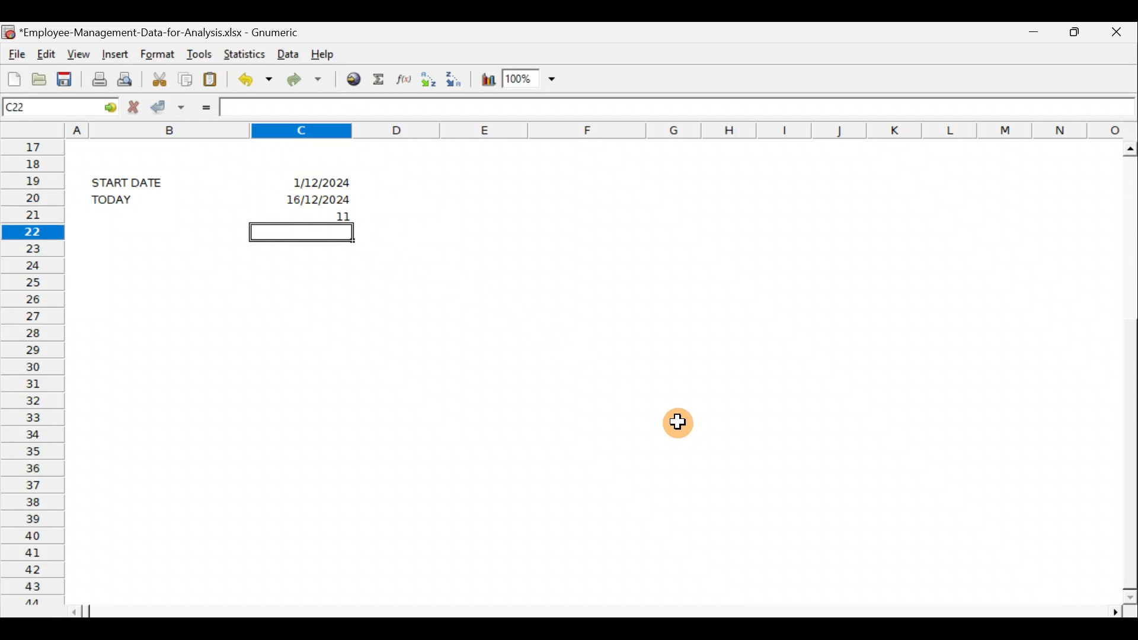  Describe the element at coordinates (134, 181) in the screenshot. I see `START DATE` at that location.